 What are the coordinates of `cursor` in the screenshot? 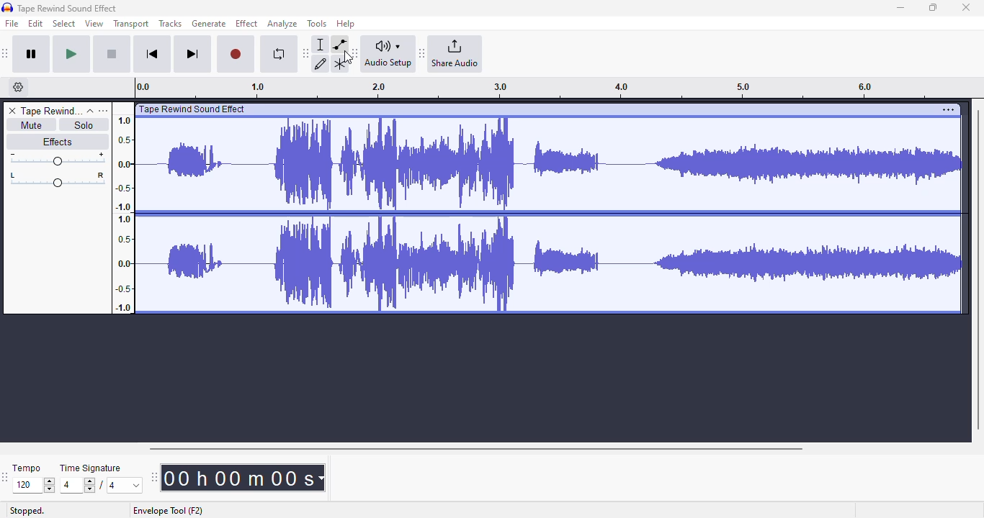 It's located at (349, 58).